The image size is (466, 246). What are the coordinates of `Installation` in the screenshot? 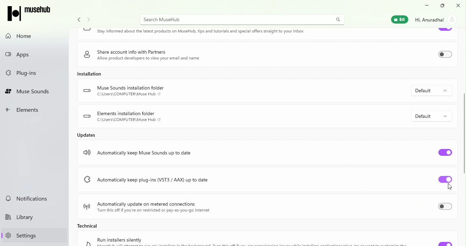 It's located at (89, 73).